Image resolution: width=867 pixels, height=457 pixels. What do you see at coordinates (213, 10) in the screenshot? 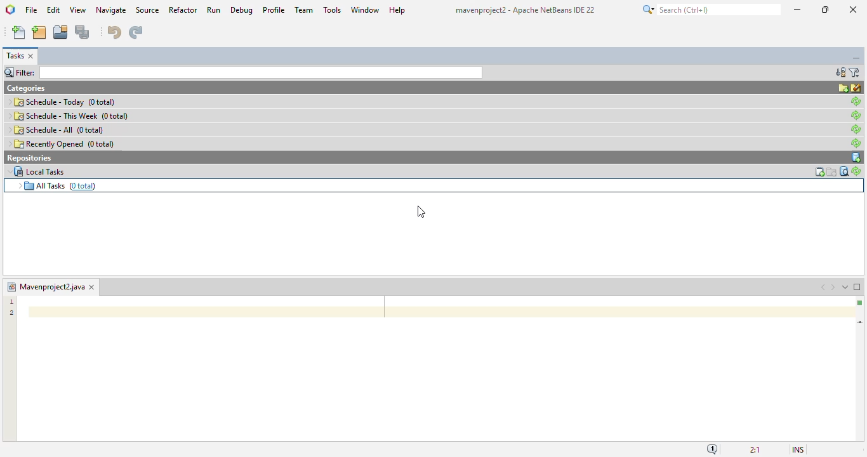
I see `run` at bounding box center [213, 10].